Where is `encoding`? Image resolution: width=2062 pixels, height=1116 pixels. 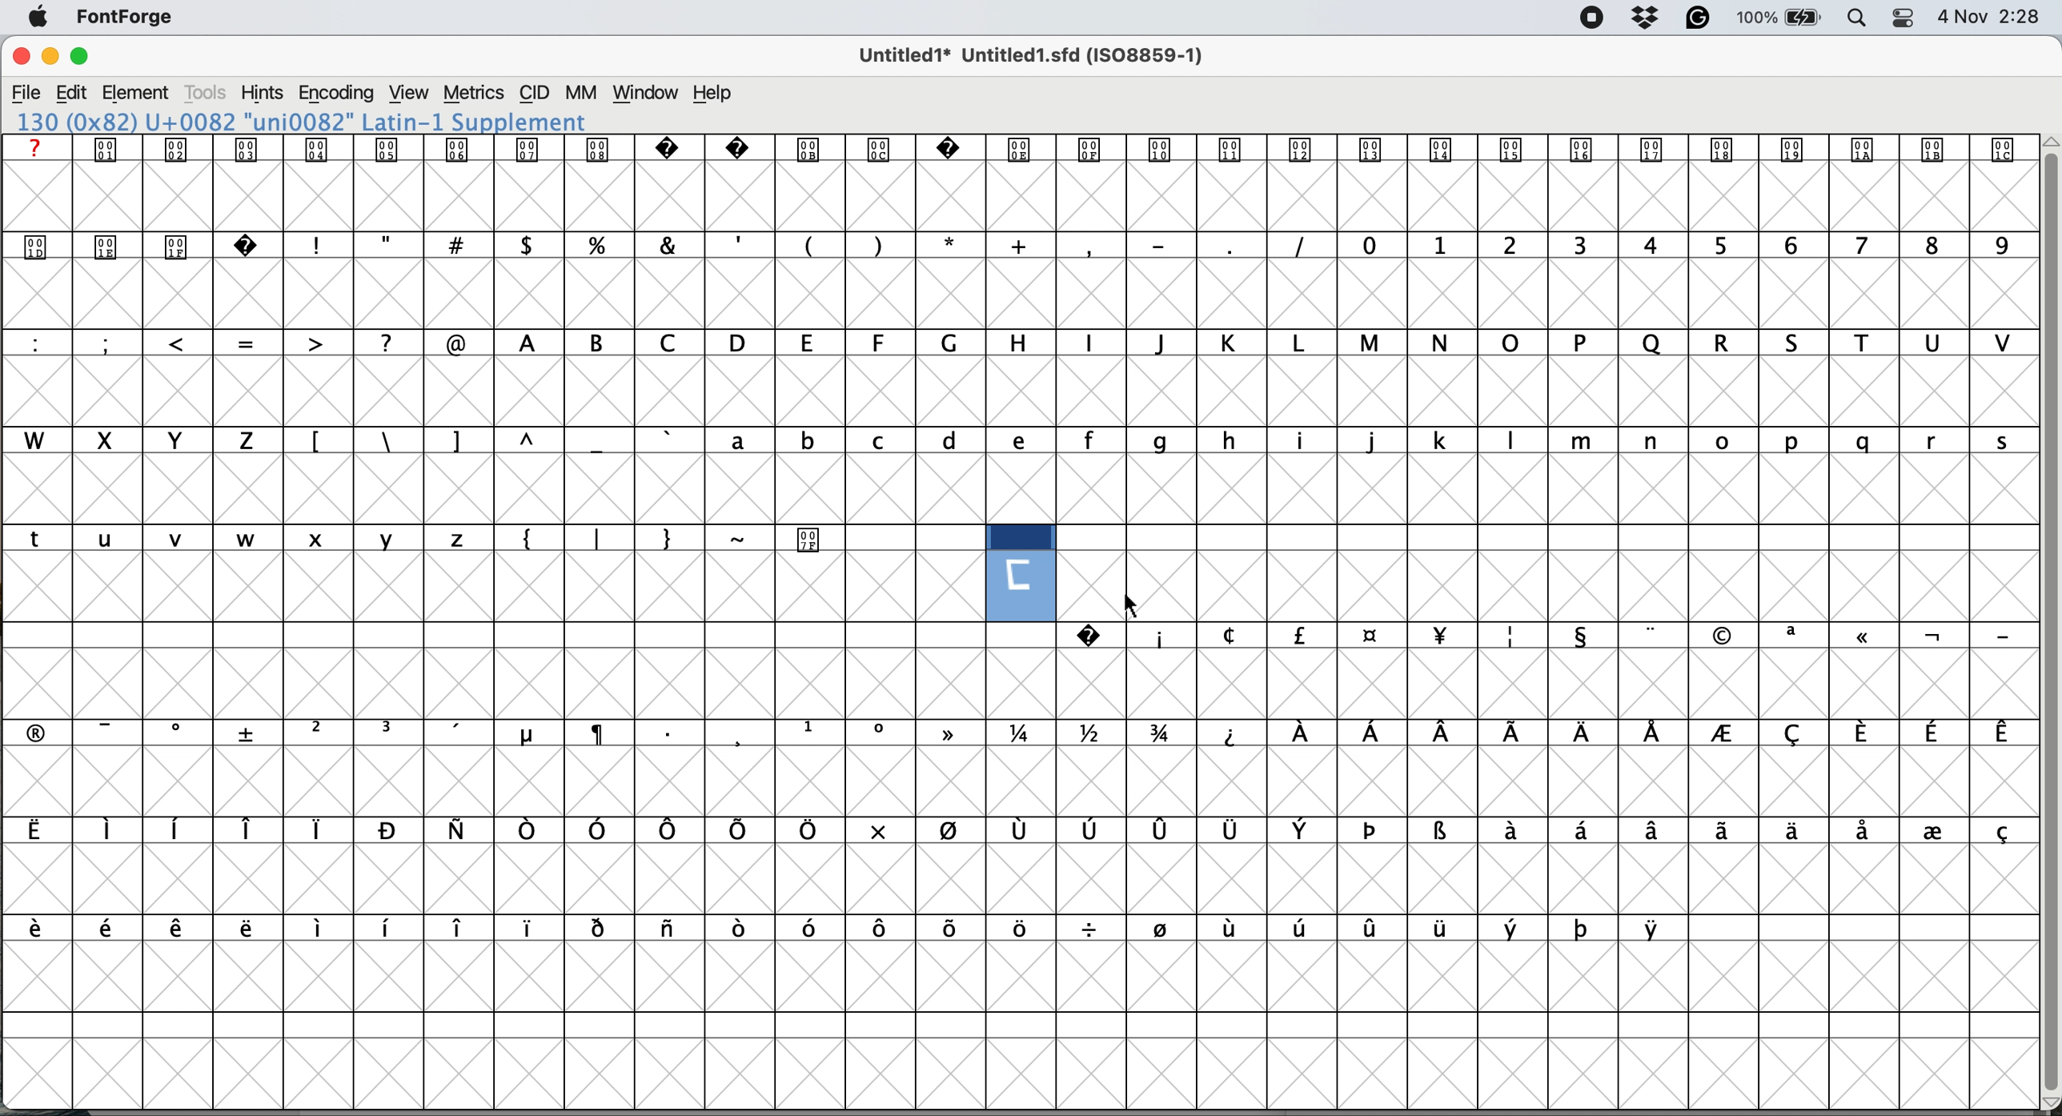 encoding is located at coordinates (338, 94).